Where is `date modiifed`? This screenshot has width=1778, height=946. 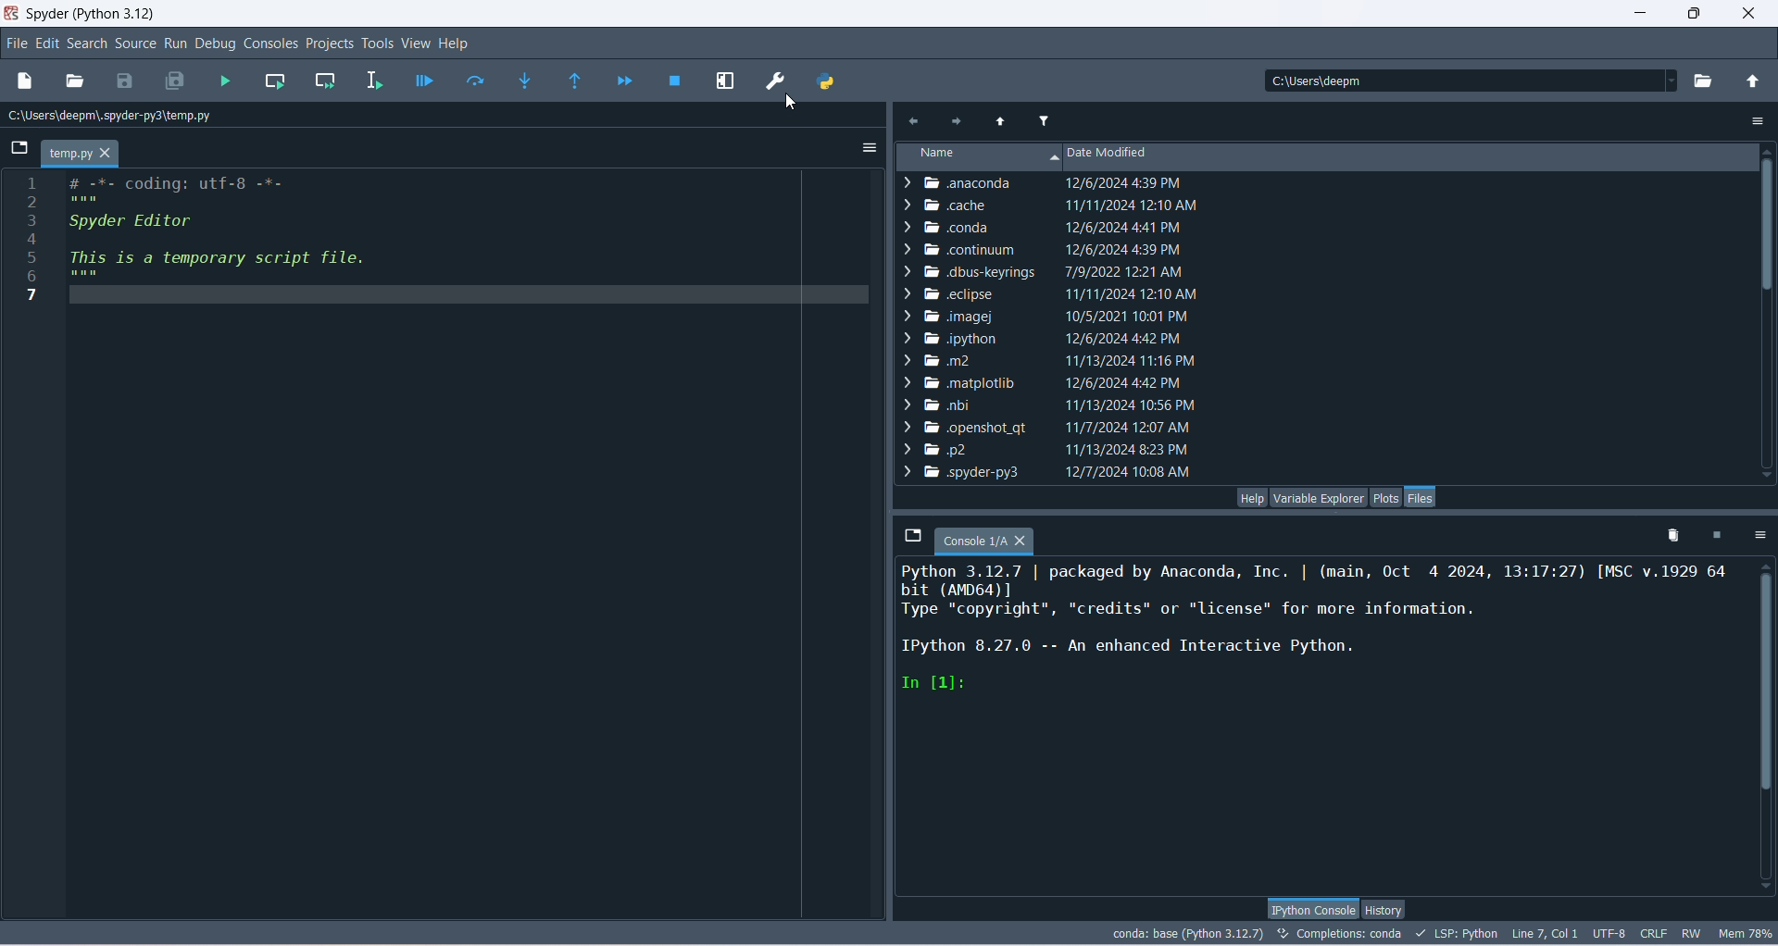 date modiifed is located at coordinates (1136, 156).